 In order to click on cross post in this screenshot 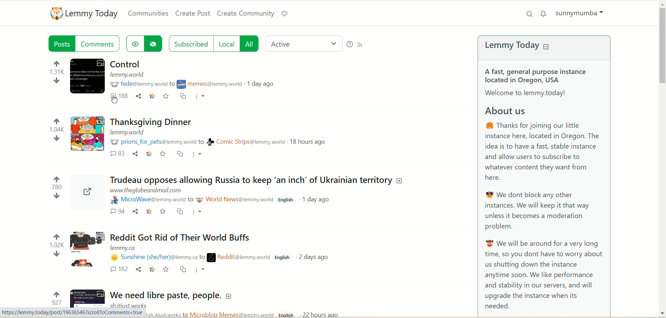, I will do `click(180, 153)`.